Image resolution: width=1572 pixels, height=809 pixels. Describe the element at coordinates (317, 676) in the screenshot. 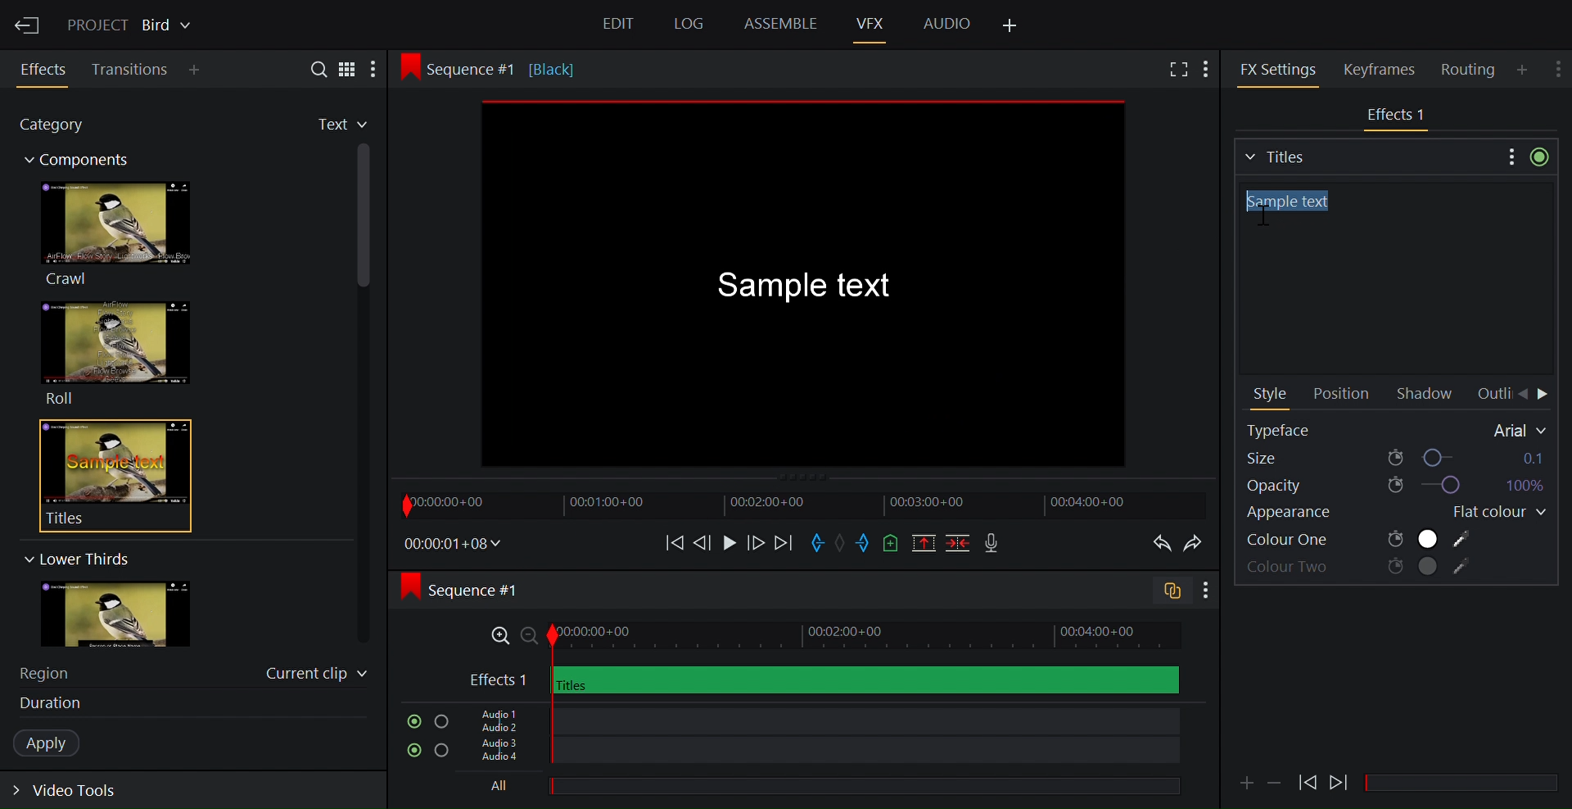

I see `Current clip` at that location.